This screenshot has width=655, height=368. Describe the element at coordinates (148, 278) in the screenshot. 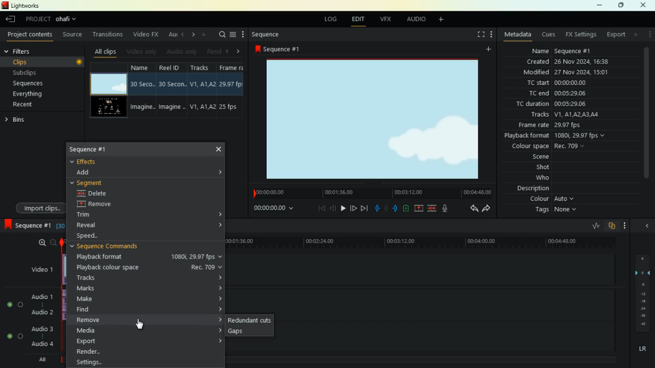

I see `tracks` at that location.